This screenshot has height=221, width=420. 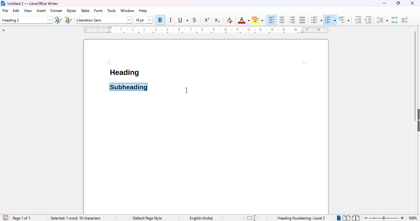 What do you see at coordinates (195, 20) in the screenshot?
I see `strikethrough` at bounding box center [195, 20].